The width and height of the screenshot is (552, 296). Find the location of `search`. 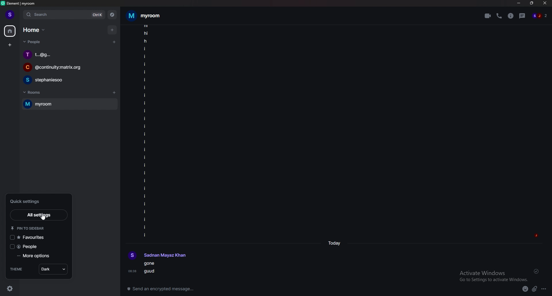

search is located at coordinates (64, 15).